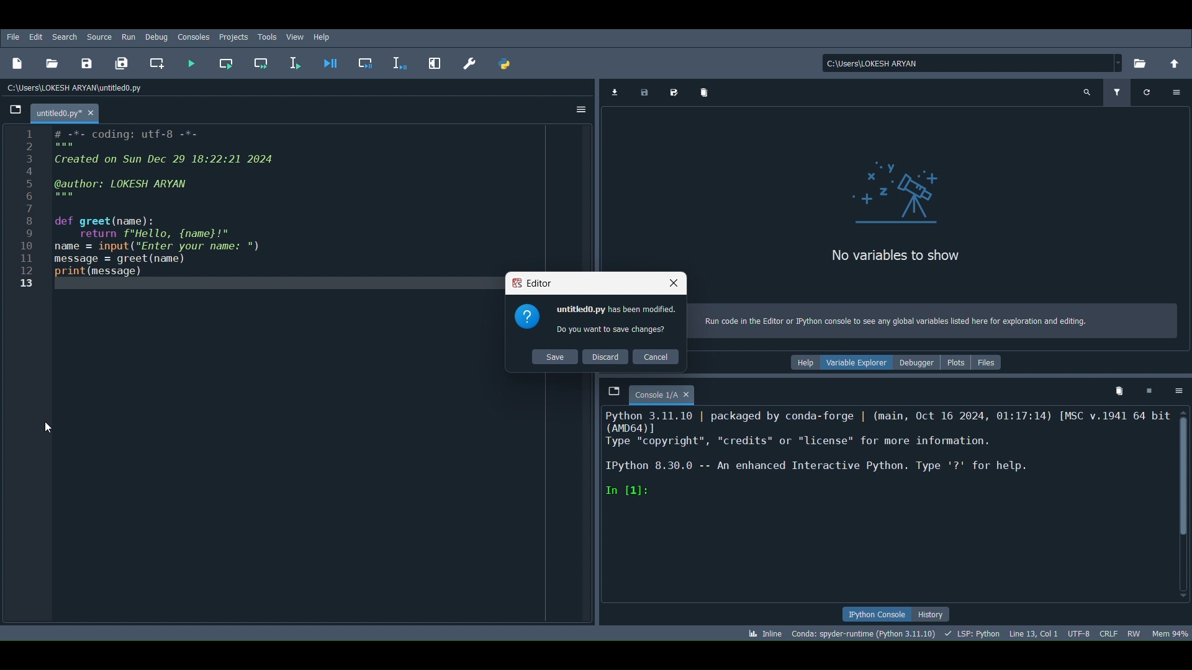  Describe the element at coordinates (895, 192) in the screenshot. I see `Variables` at that location.